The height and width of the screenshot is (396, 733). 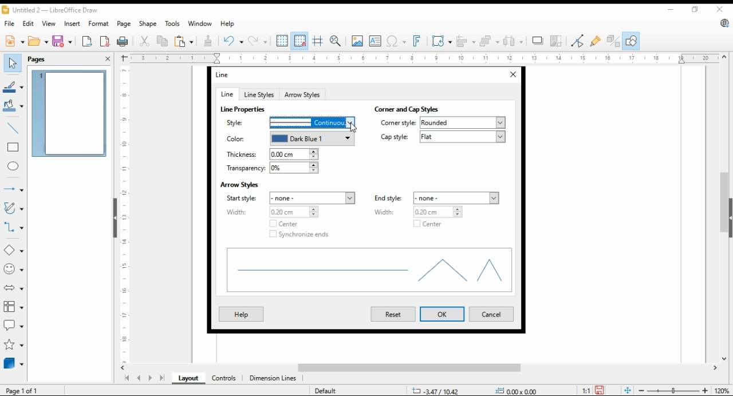 I want to click on page 1, so click(x=69, y=113).